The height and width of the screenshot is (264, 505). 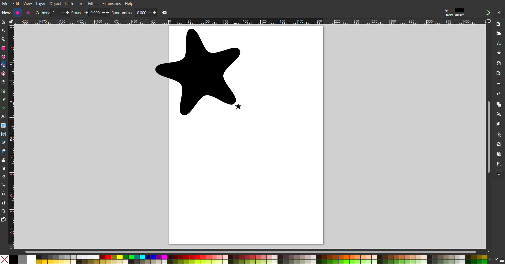 I want to click on Spiral, so click(x=4, y=82).